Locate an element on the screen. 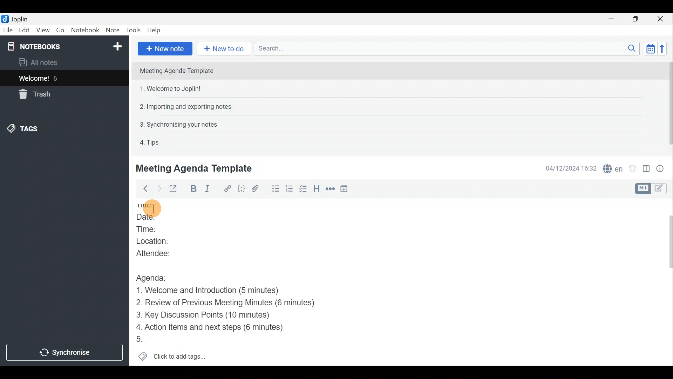 The width and height of the screenshot is (673, 379). Code is located at coordinates (242, 189).